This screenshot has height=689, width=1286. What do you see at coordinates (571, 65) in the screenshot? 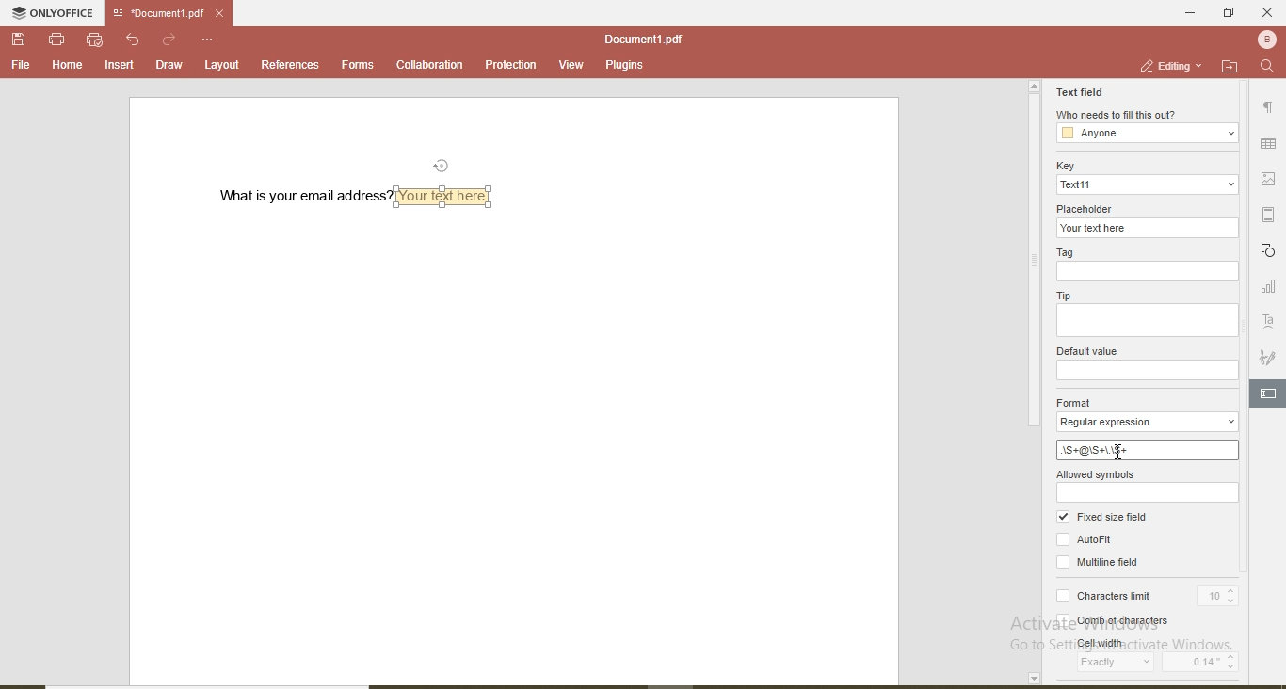
I see `view` at bounding box center [571, 65].